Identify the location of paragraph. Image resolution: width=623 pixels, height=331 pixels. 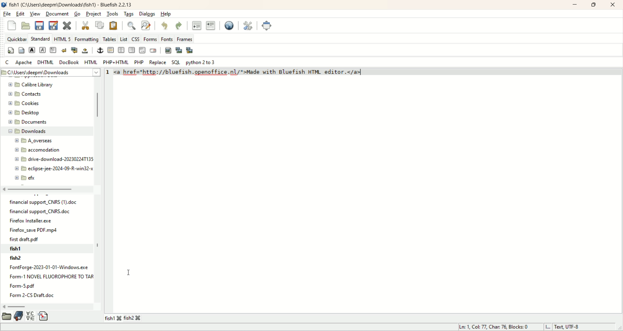
(54, 51).